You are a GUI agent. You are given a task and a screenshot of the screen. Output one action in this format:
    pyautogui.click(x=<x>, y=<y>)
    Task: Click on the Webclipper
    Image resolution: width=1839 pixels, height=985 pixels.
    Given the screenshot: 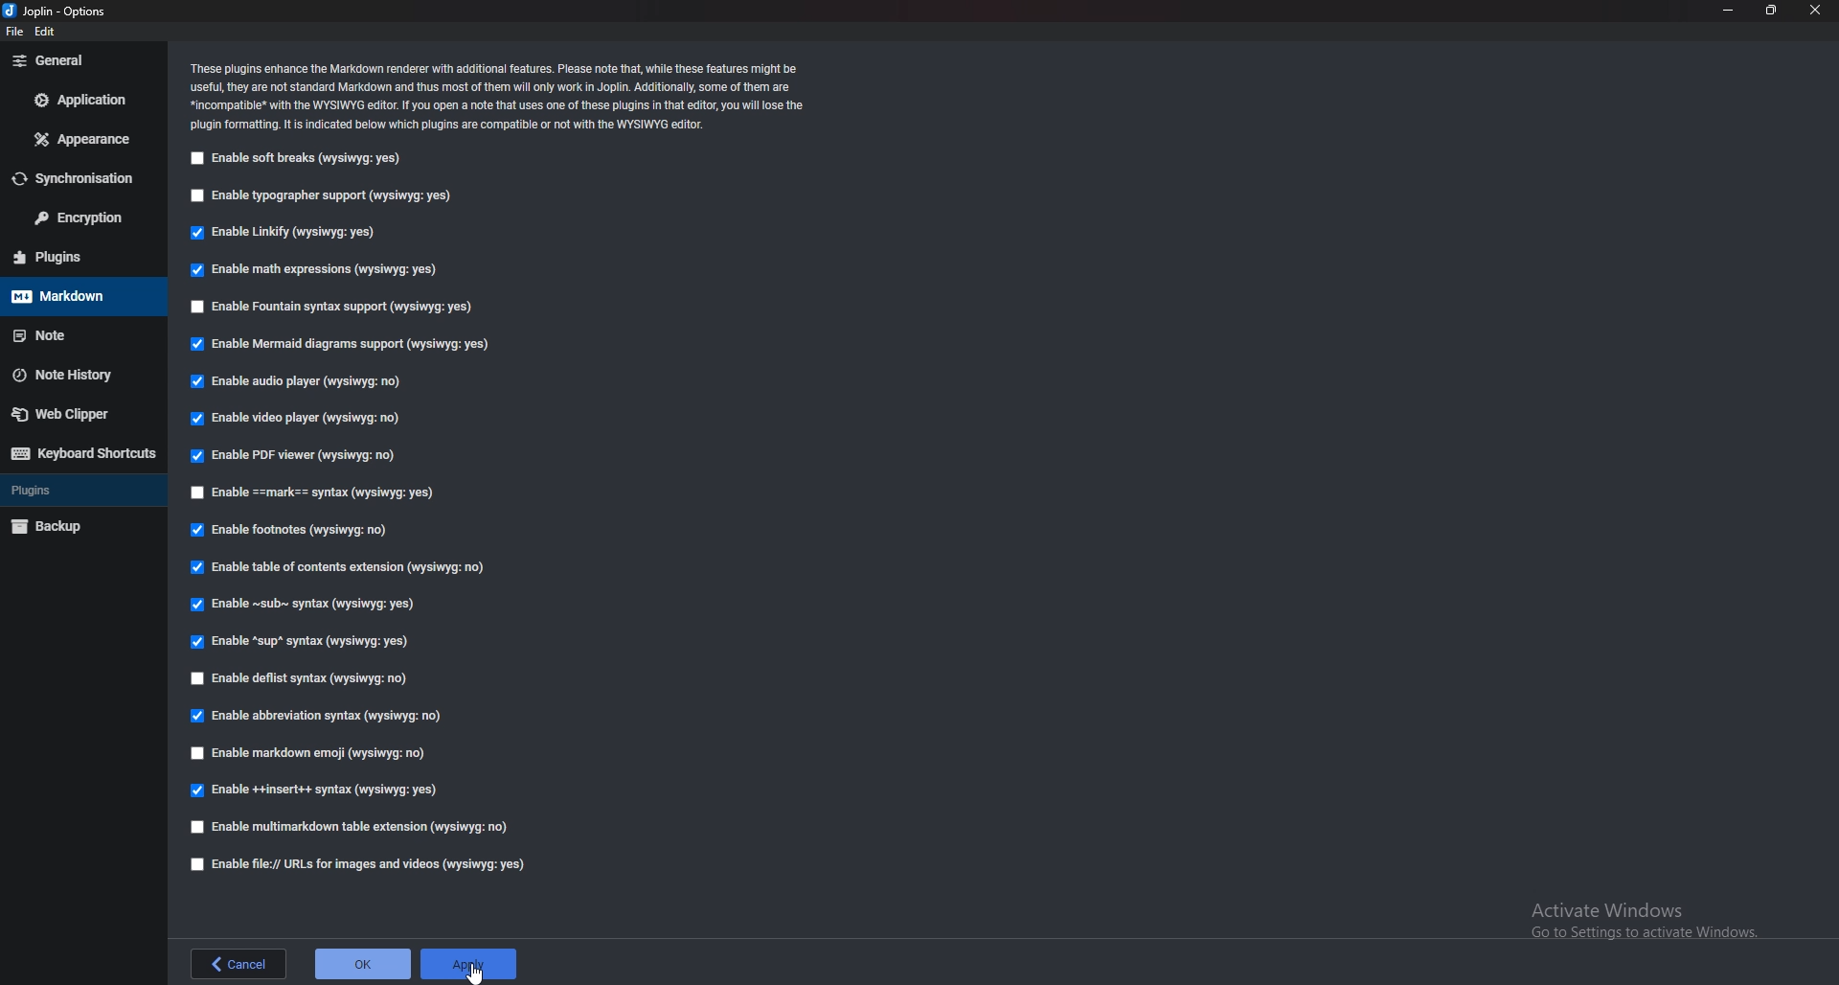 What is the action you would take?
    pyautogui.click(x=78, y=415)
    